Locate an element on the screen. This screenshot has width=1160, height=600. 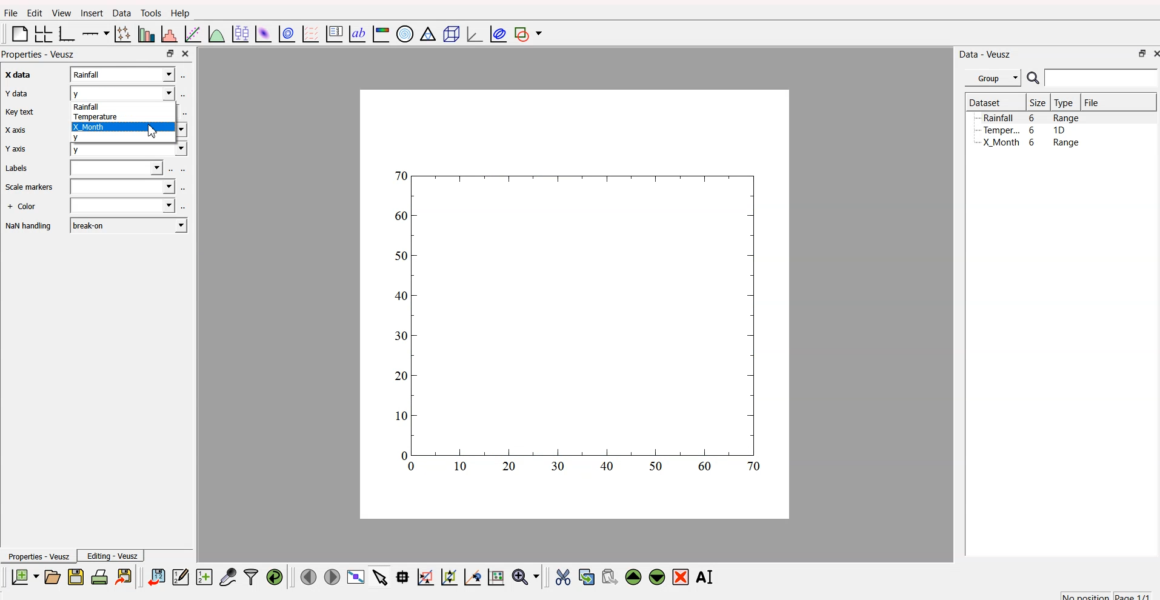
3D graph is located at coordinates (470, 33).